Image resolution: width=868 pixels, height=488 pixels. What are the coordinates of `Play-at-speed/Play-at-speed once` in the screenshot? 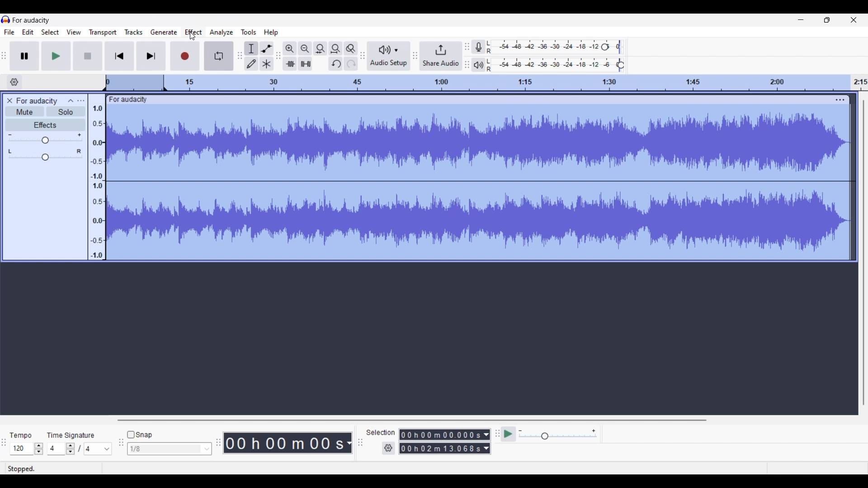 It's located at (509, 434).